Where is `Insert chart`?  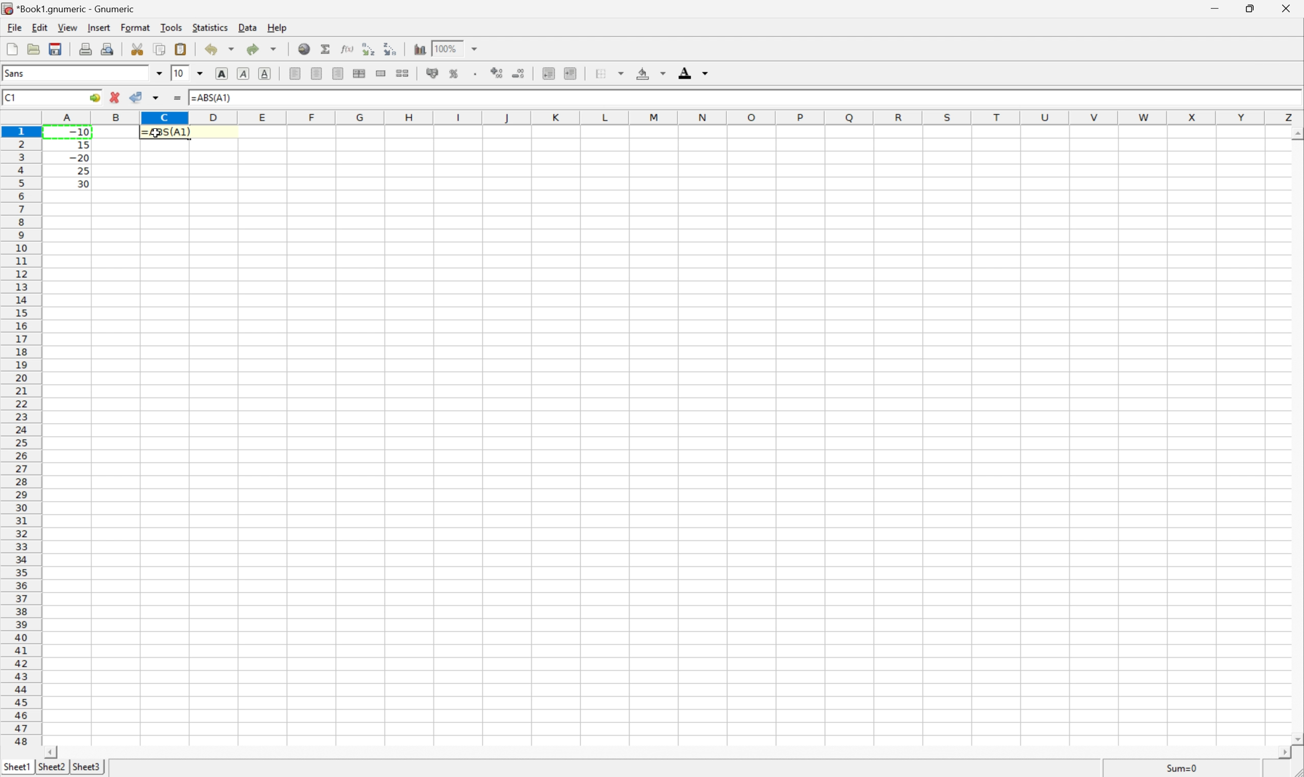 Insert chart is located at coordinates (420, 48).